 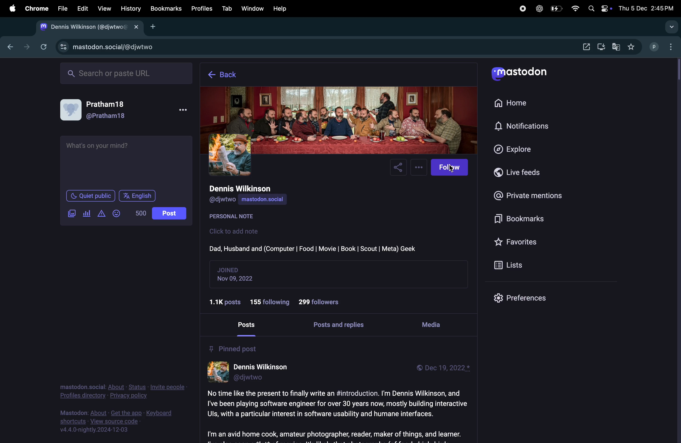 What do you see at coordinates (520, 9) in the screenshot?
I see `record` at bounding box center [520, 9].